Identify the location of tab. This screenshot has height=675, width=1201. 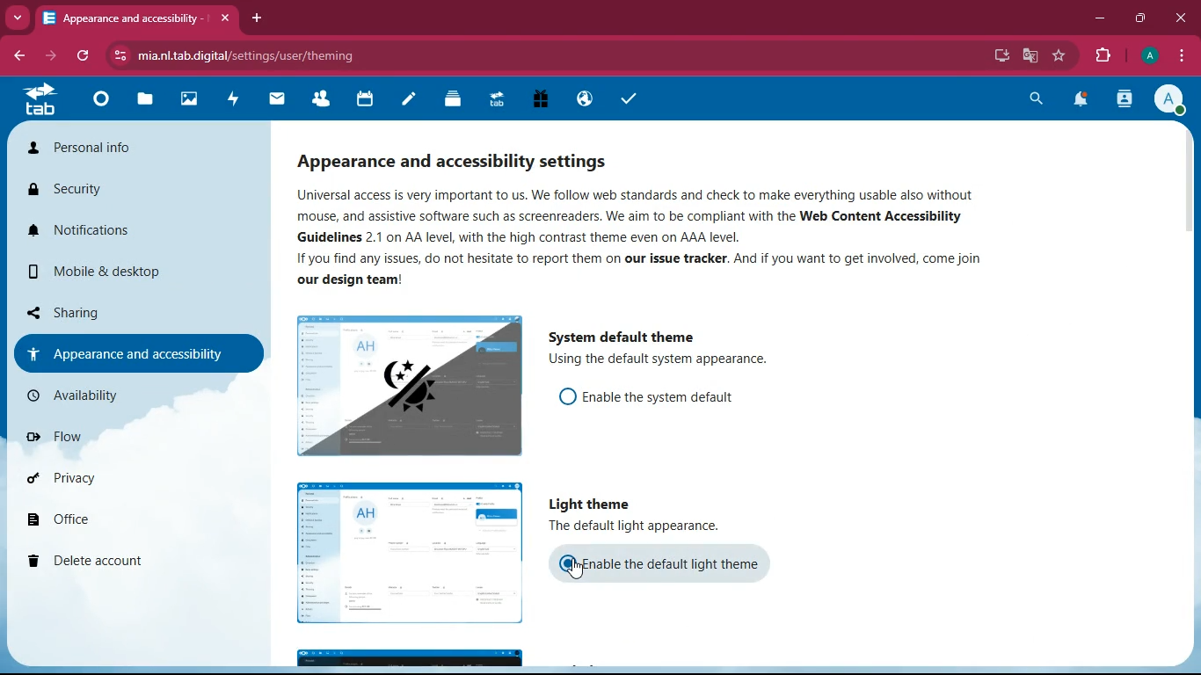
(38, 103).